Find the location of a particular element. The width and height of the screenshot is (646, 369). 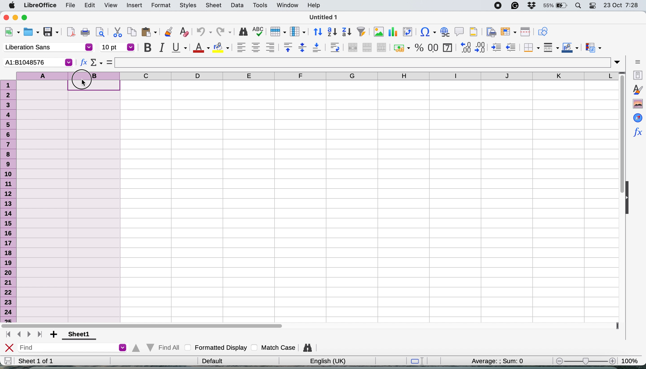

data is located at coordinates (237, 6).